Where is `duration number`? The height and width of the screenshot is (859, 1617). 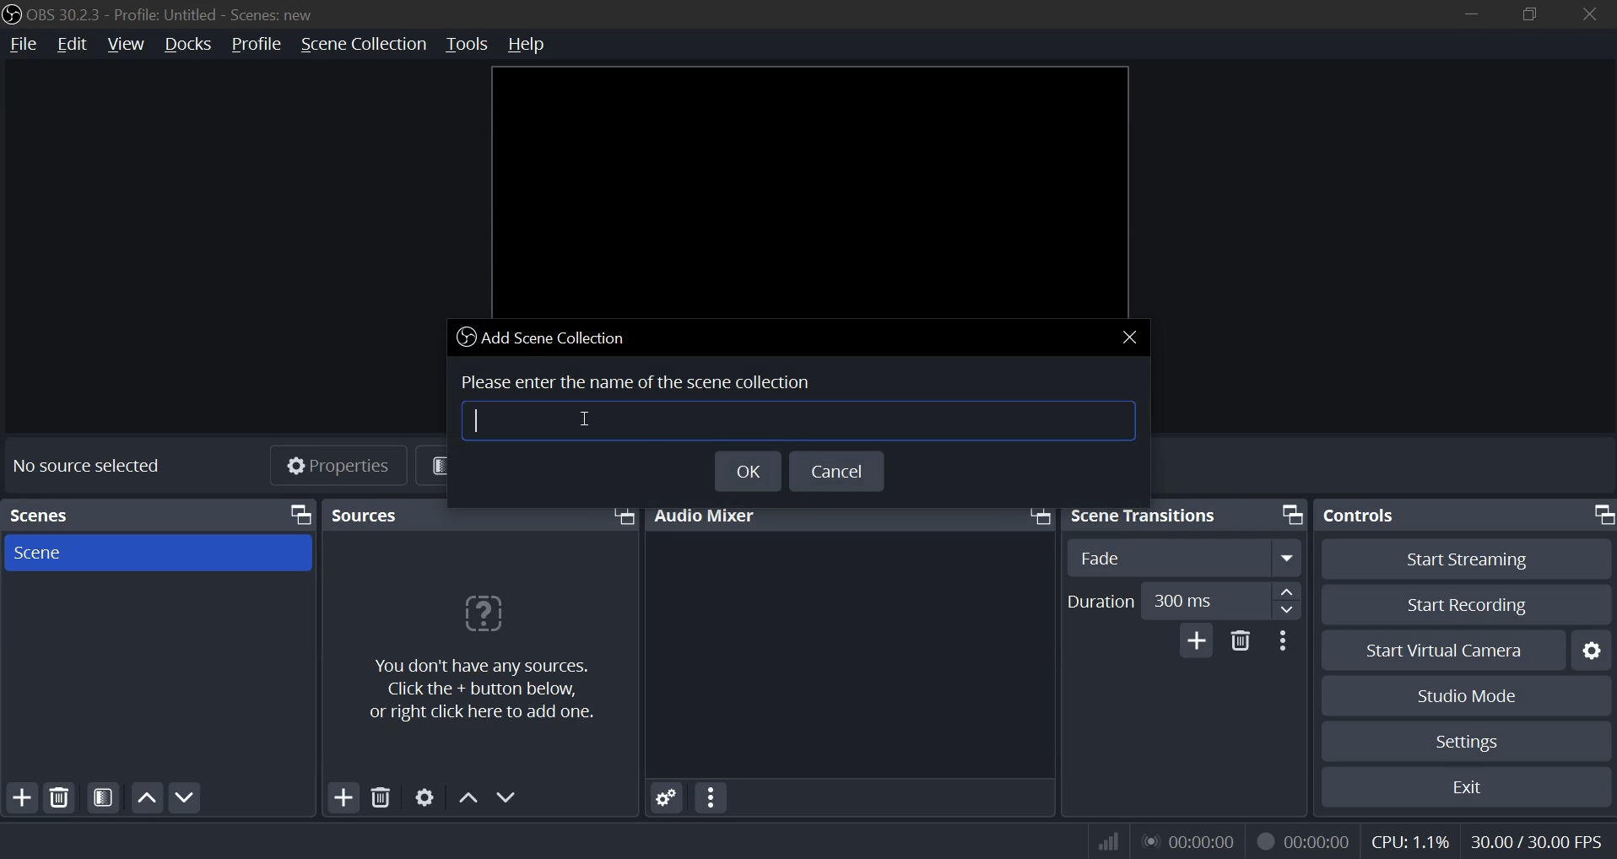 duration number is located at coordinates (1184, 599).